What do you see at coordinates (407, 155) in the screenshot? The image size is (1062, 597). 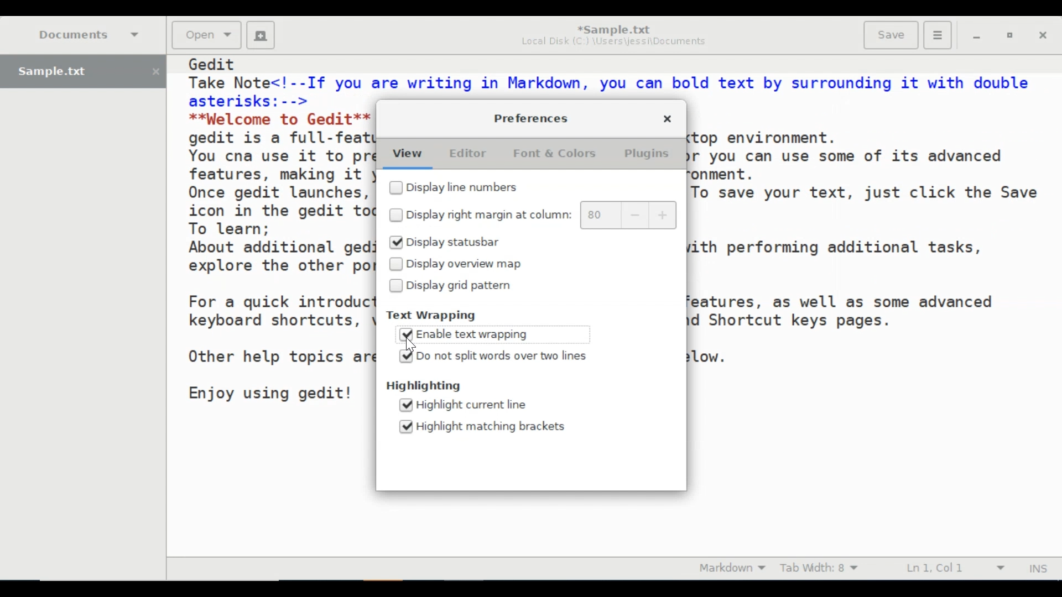 I see `View` at bounding box center [407, 155].